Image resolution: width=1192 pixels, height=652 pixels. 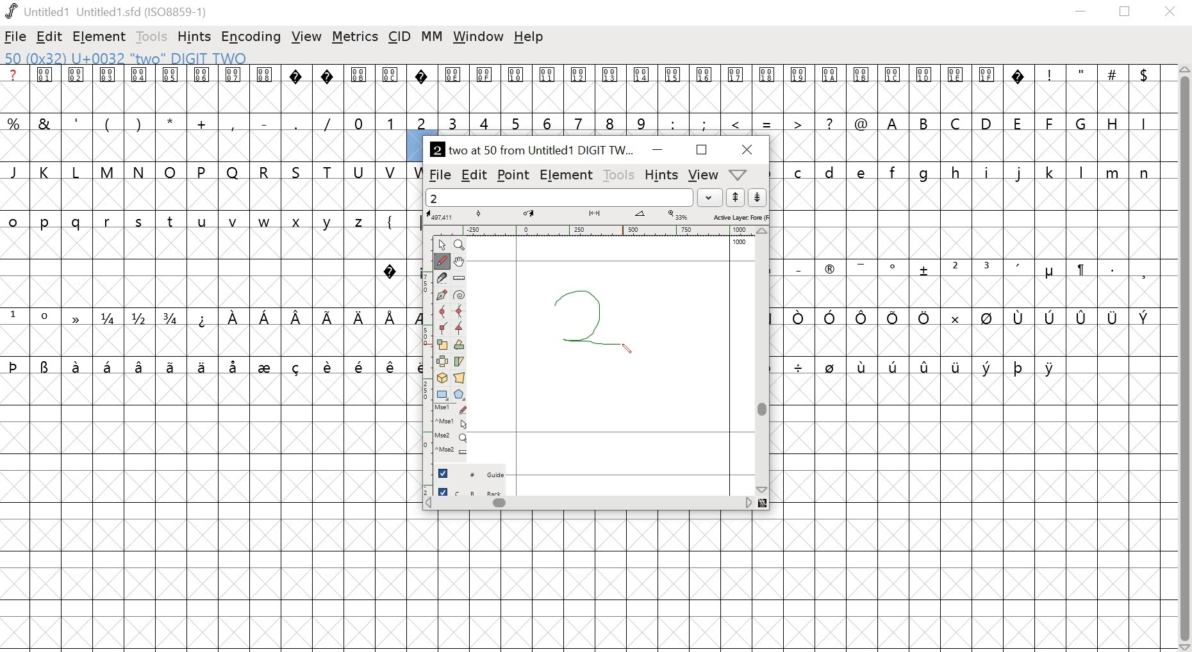 What do you see at coordinates (790, 98) in the screenshot?
I see `glyphs` at bounding box center [790, 98].